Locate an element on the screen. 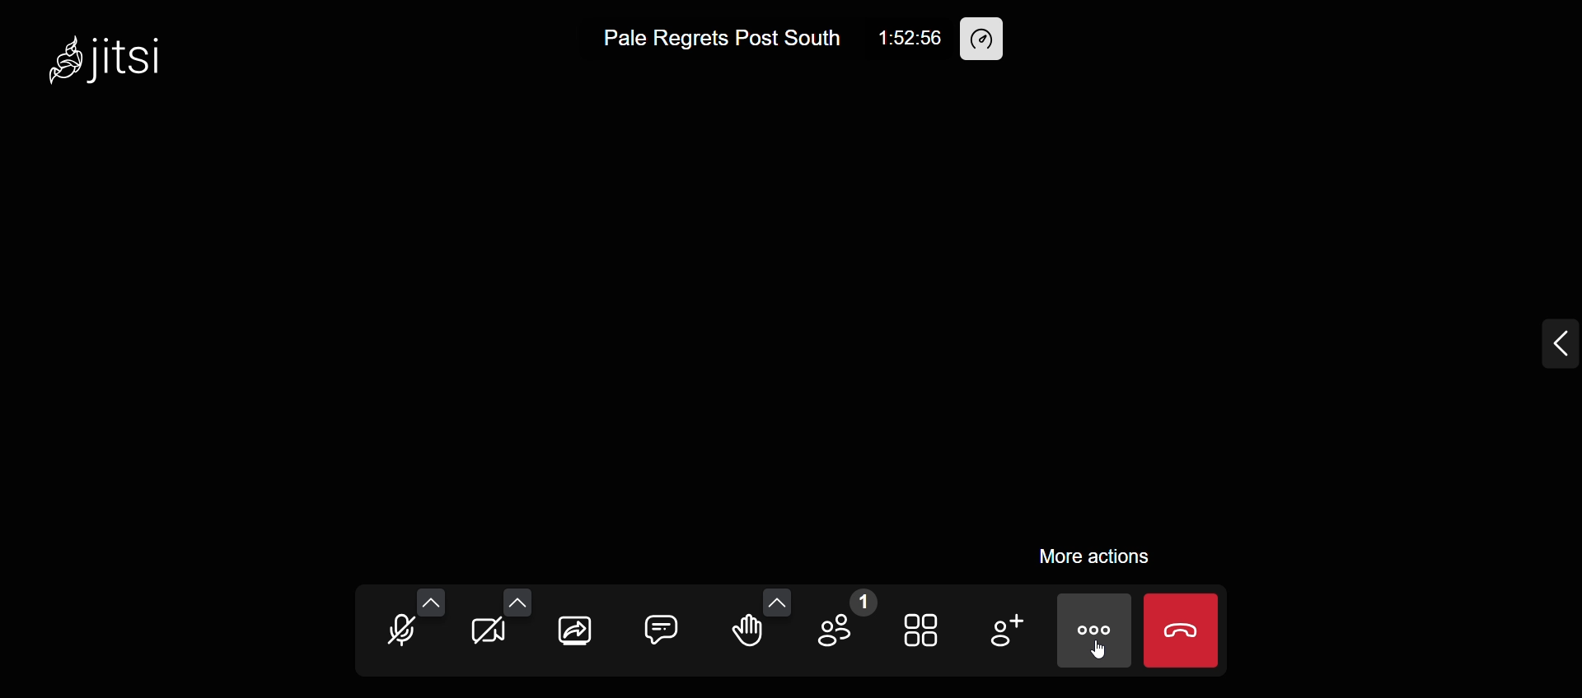  toggle view is located at coordinates (924, 634).